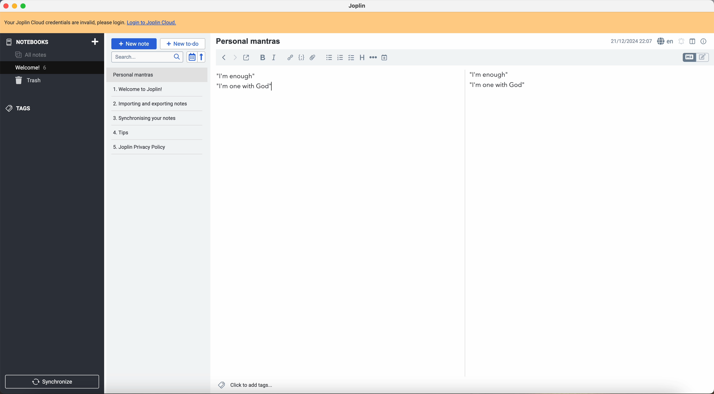 The image size is (714, 394). What do you see at coordinates (351, 58) in the screenshot?
I see `checkbox` at bounding box center [351, 58].